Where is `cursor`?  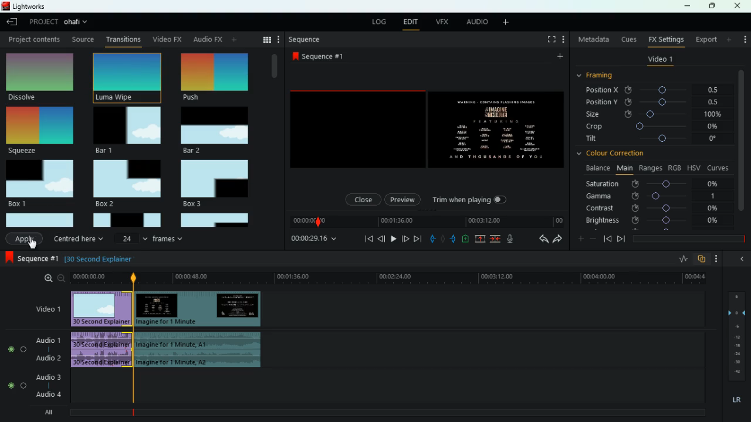 cursor is located at coordinates (32, 244).